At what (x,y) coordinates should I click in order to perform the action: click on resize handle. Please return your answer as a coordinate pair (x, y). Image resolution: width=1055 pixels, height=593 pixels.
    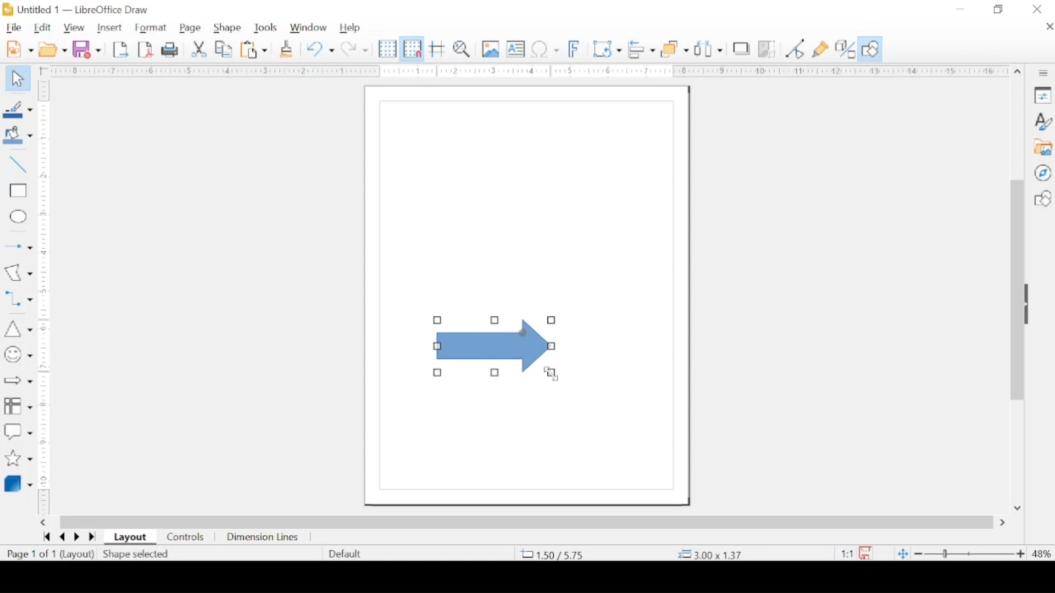
    Looking at the image, I should click on (438, 320).